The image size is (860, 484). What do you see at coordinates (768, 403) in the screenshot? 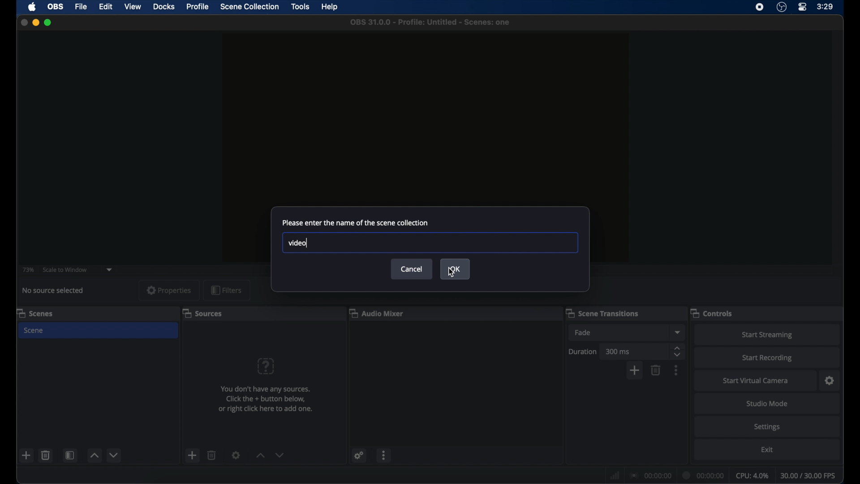
I see `studio mode` at bounding box center [768, 403].